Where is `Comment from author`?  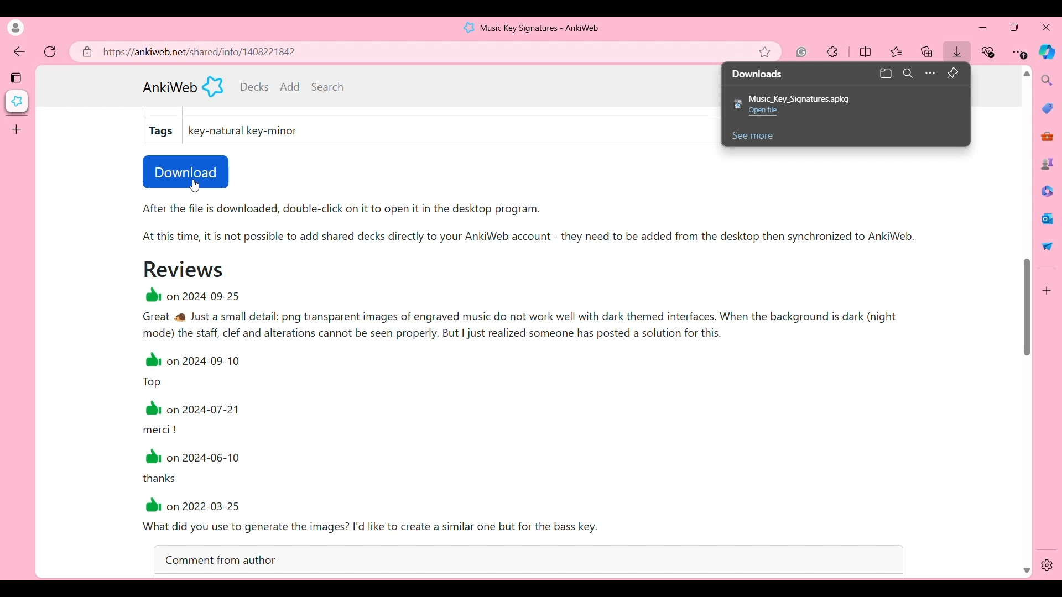
Comment from author is located at coordinates (528, 559).